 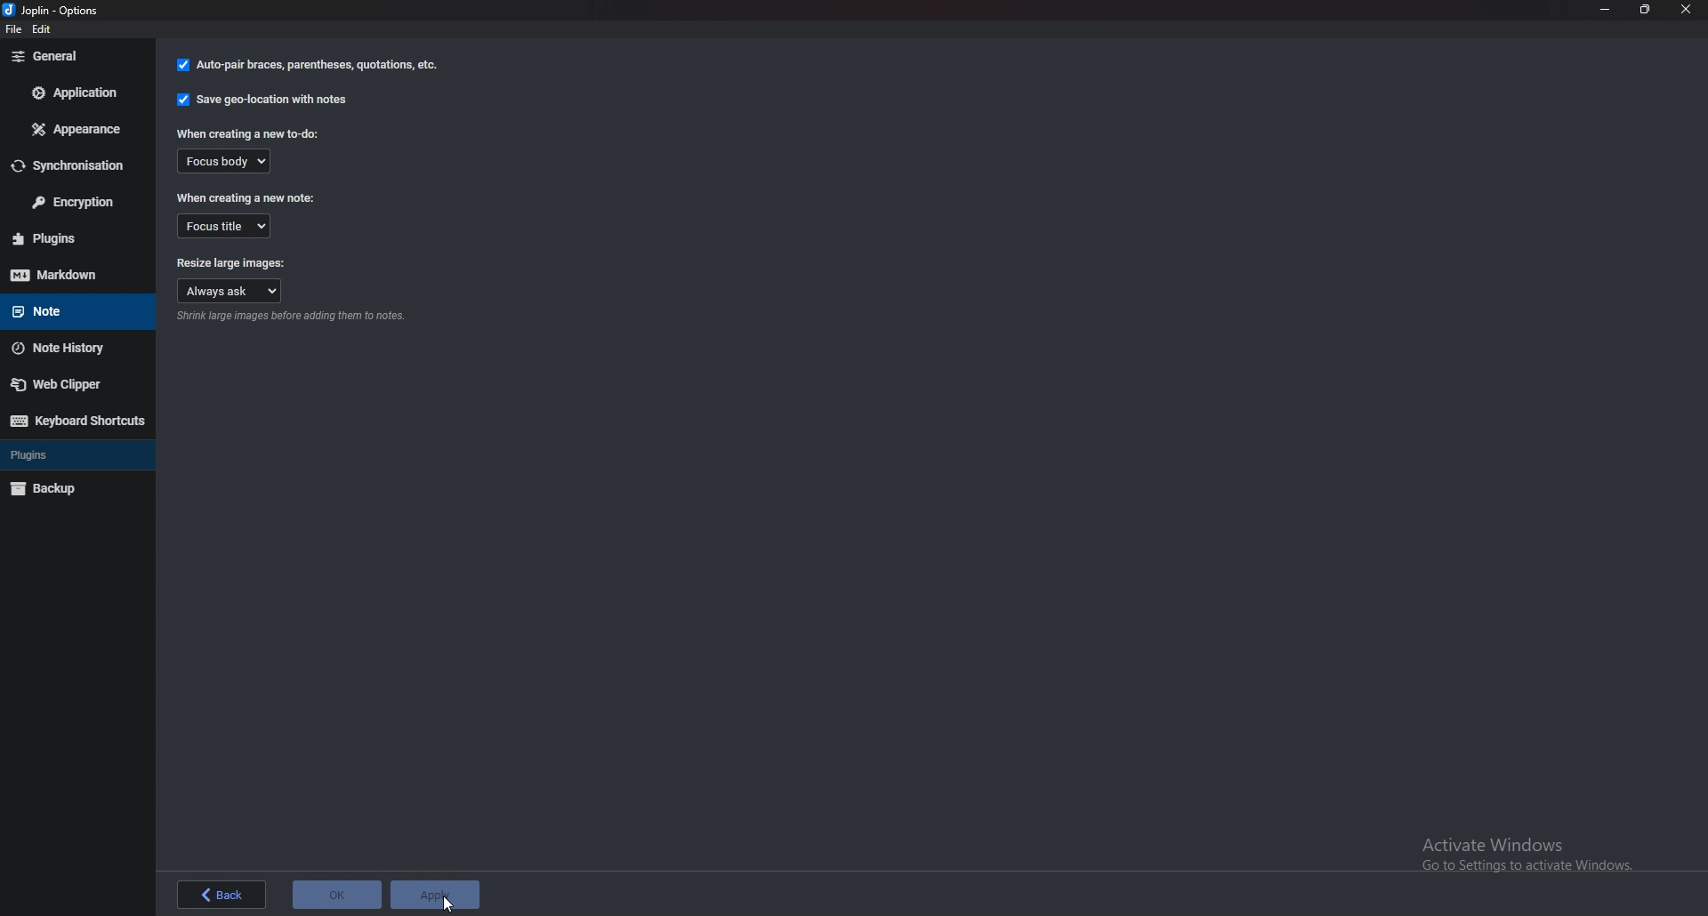 I want to click on Minimize, so click(x=1605, y=10).